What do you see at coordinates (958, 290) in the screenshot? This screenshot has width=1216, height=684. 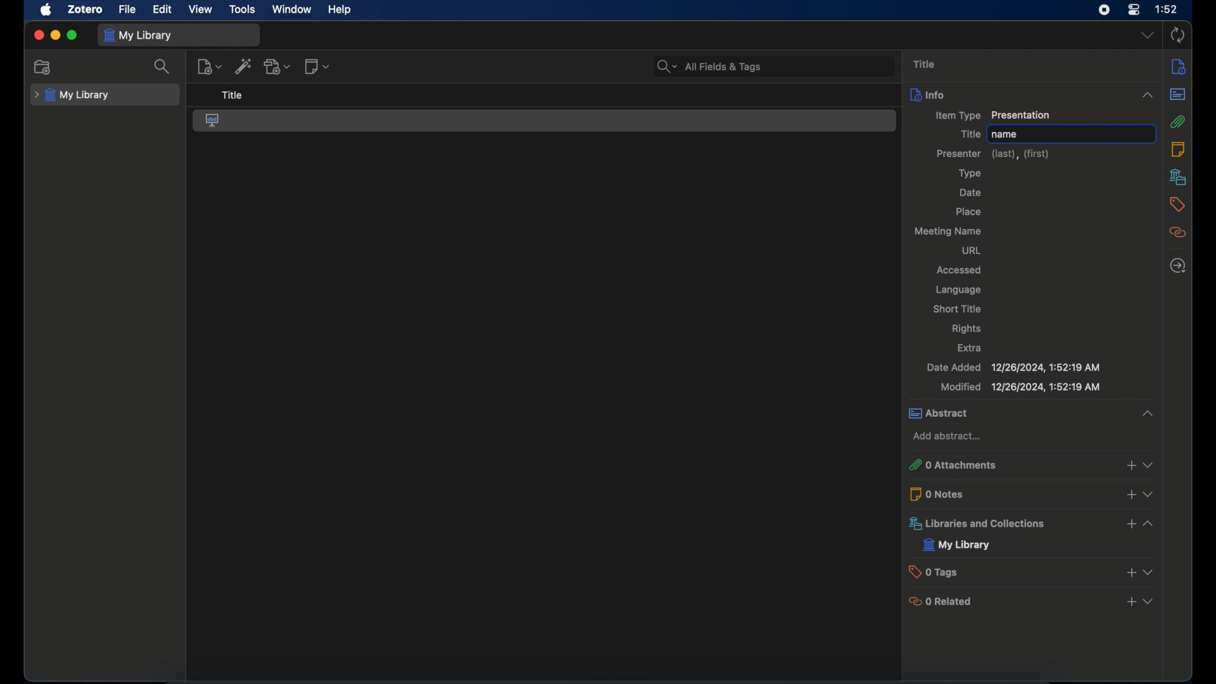 I see `language` at bounding box center [958, 290].